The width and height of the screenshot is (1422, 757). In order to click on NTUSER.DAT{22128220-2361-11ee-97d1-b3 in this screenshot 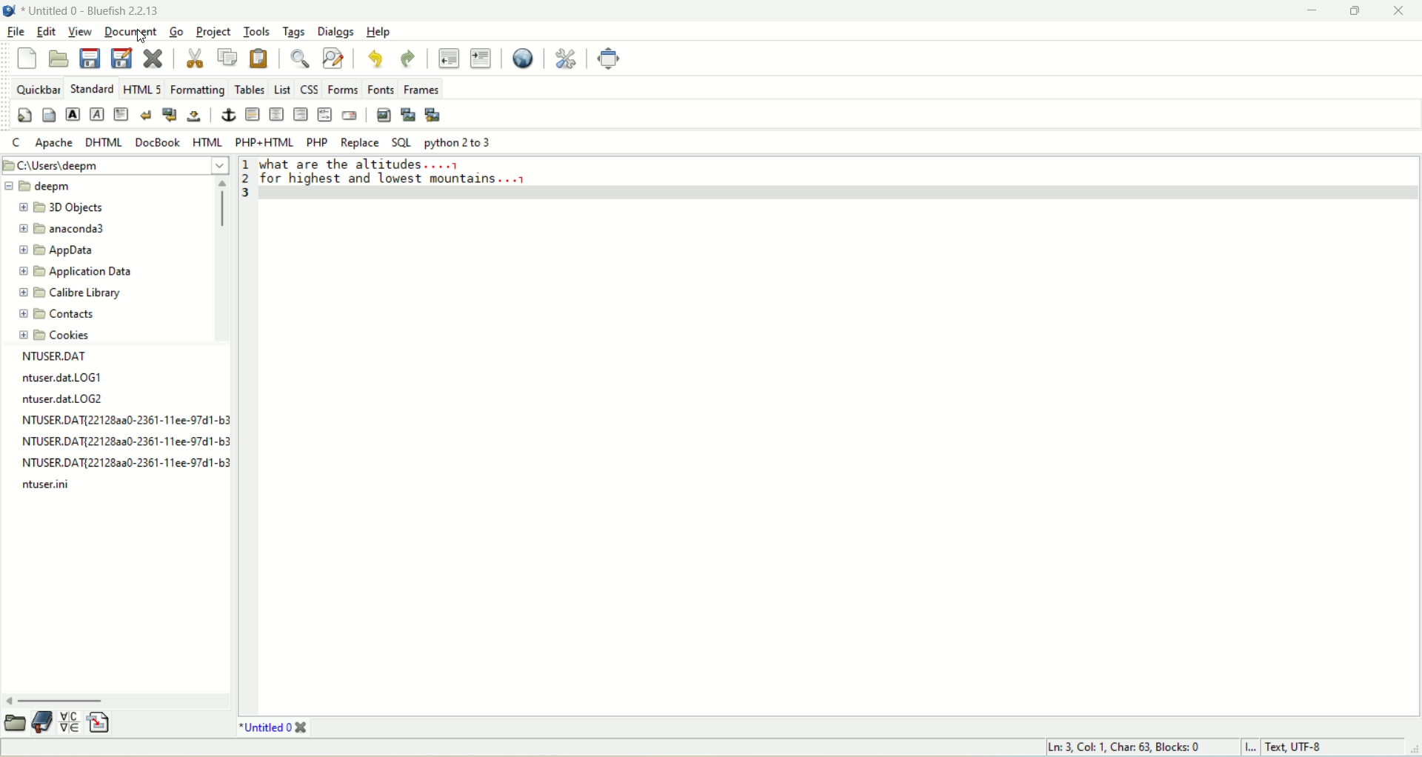, I will do `click(127, 442)`.